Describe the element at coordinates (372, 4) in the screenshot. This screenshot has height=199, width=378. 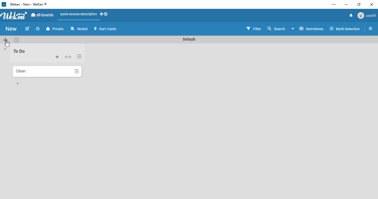
I see `close` at that location.